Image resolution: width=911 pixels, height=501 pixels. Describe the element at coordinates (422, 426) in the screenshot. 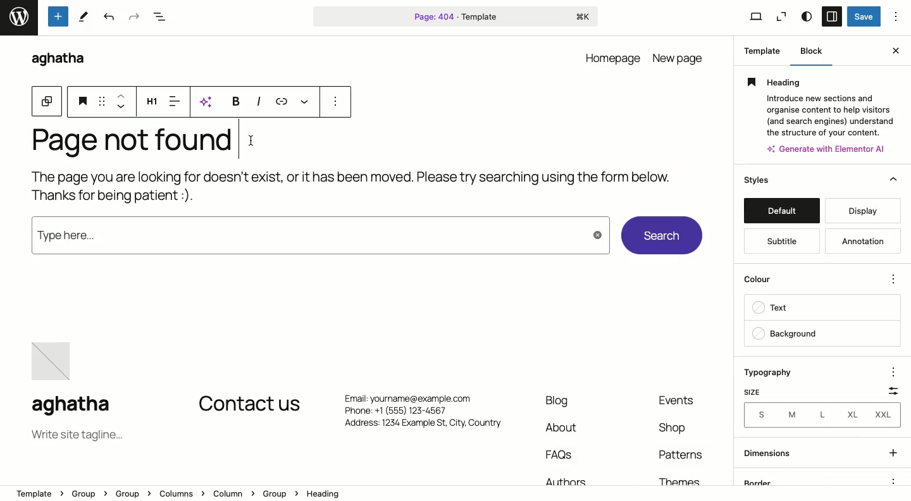

I see `Address: 1234 Example St, City. Country` at that location.